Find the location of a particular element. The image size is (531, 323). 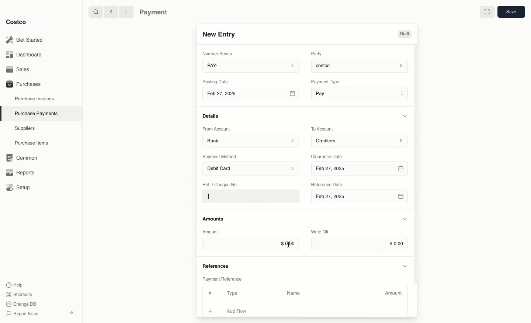

# is located at coordinates (209, 292).